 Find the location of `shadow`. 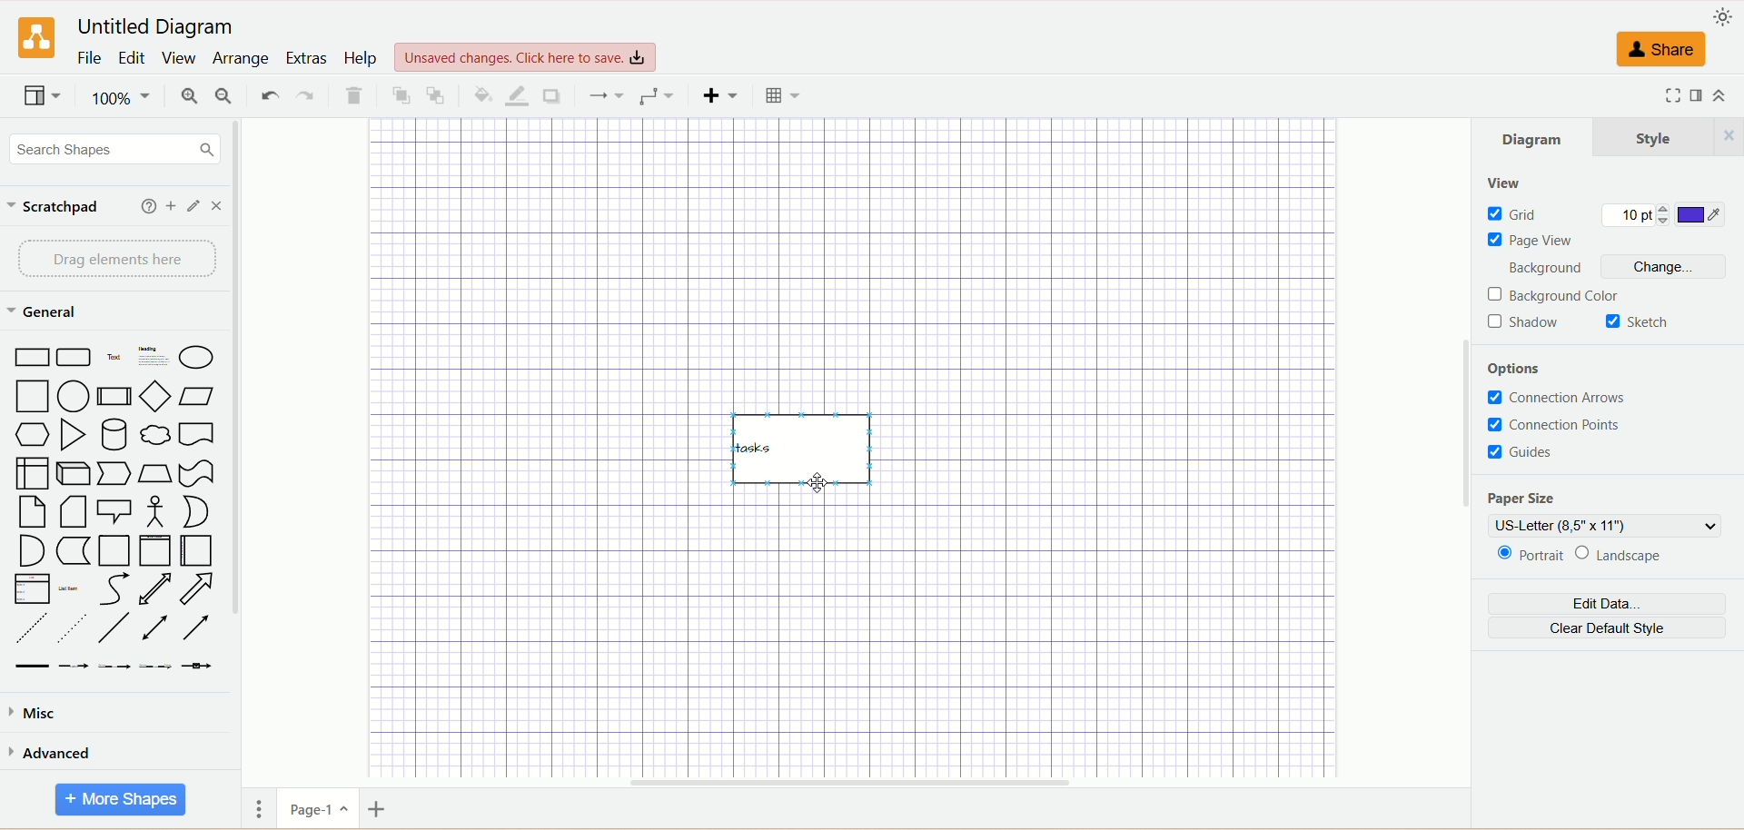

shadow is located at coordinates (1523, 323).